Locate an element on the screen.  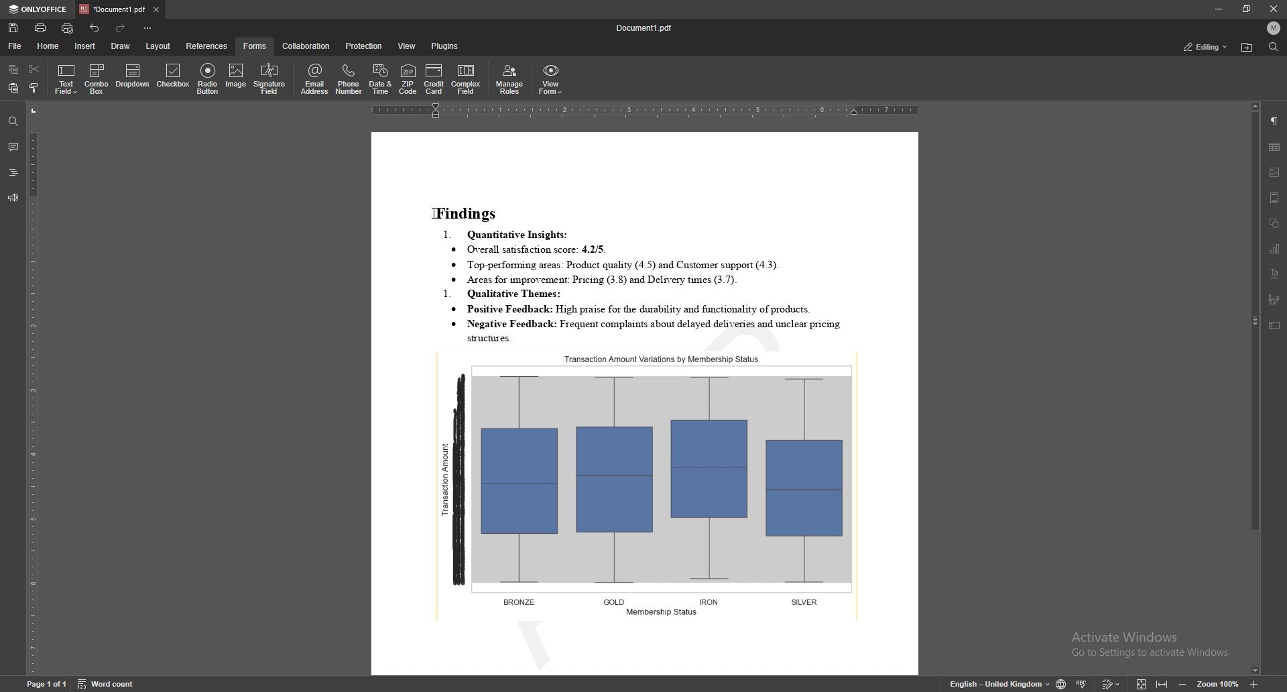
close is located at coordinates (1272, 9).